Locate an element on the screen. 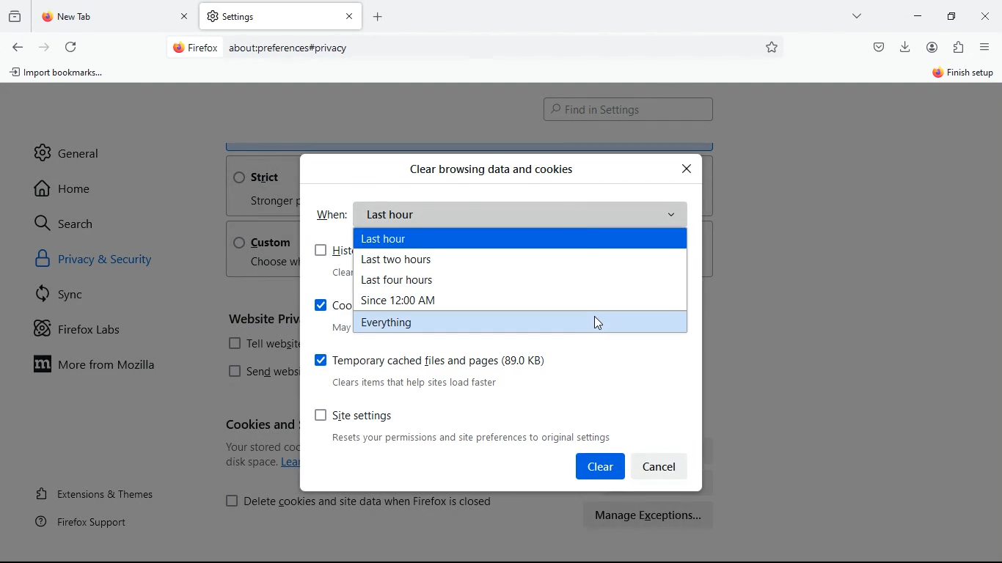 The image size is (1002, 563). sign in is located at coordinates (962, 74).